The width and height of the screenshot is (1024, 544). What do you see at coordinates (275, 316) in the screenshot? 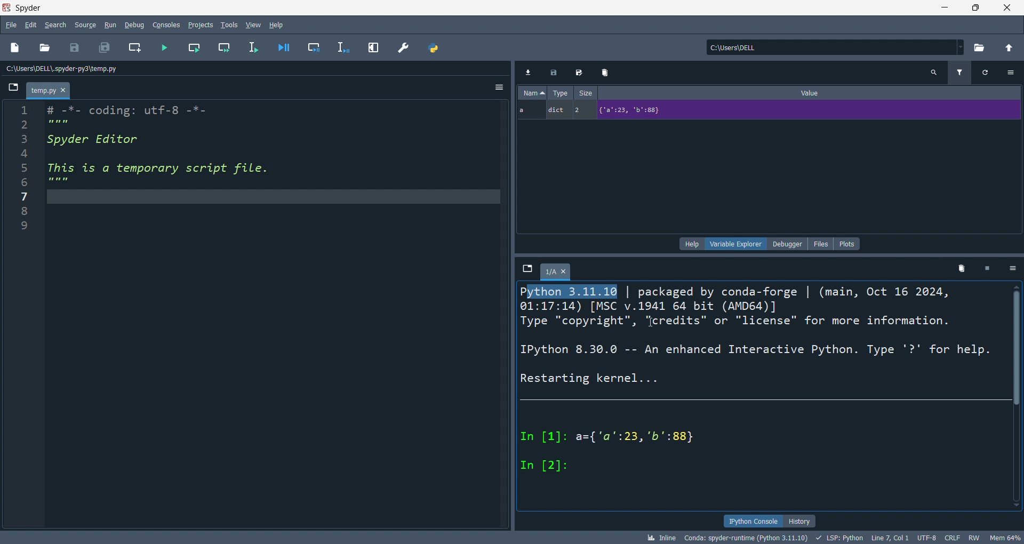
I see `editor Pane` at bounding box center [275, 316].